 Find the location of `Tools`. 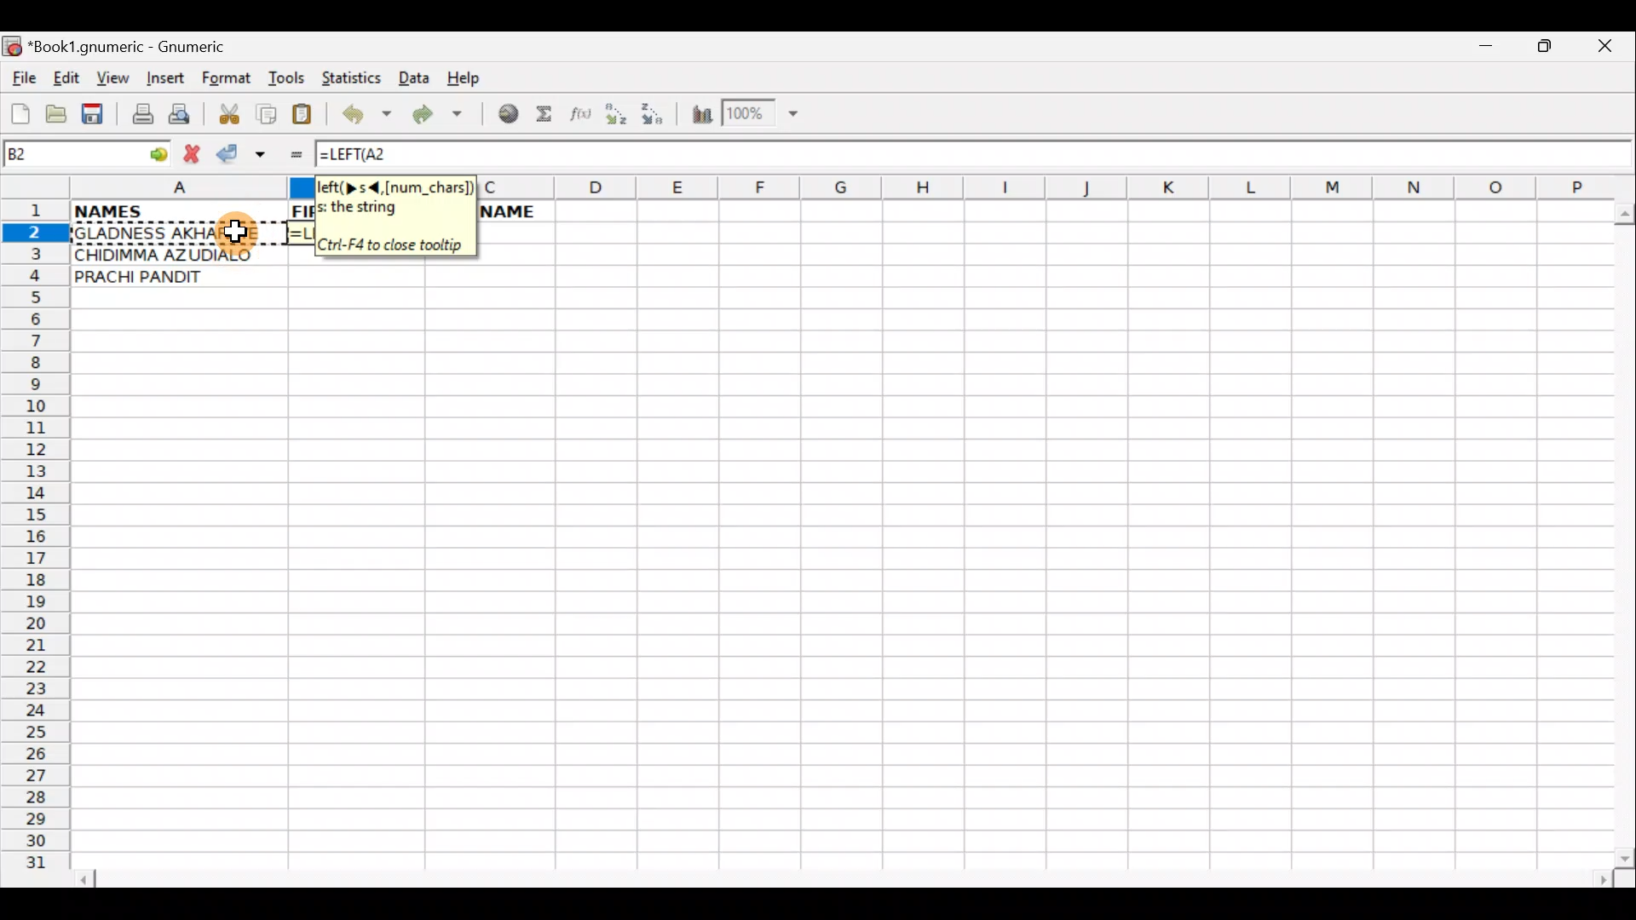

Tools is located at coordinates (288, 78).